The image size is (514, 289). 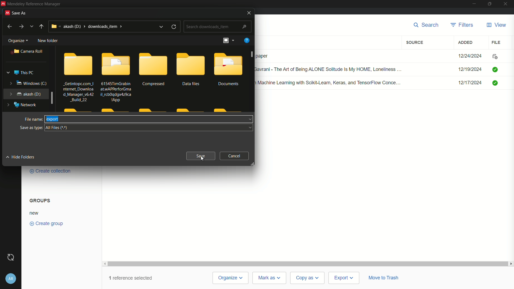 I want to click on Data files, so click(x=191, y=84).